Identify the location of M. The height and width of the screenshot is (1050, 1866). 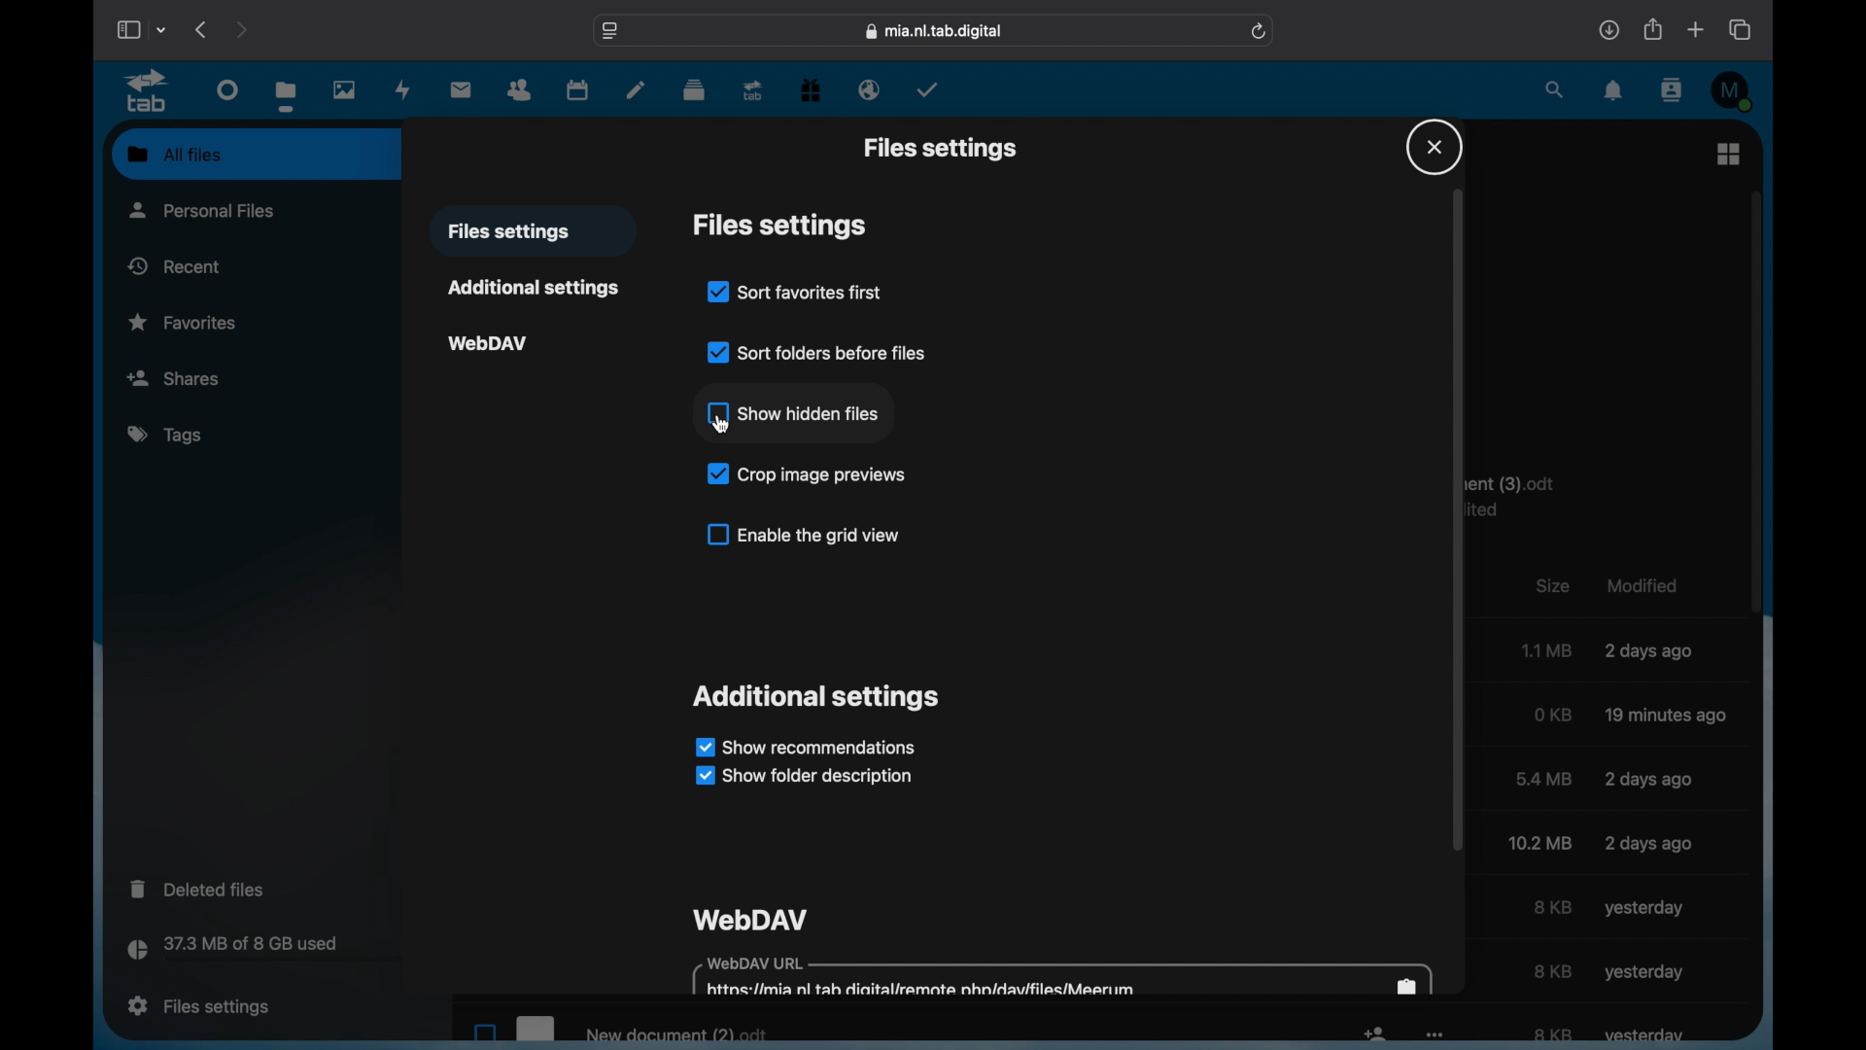
(1732, 91).